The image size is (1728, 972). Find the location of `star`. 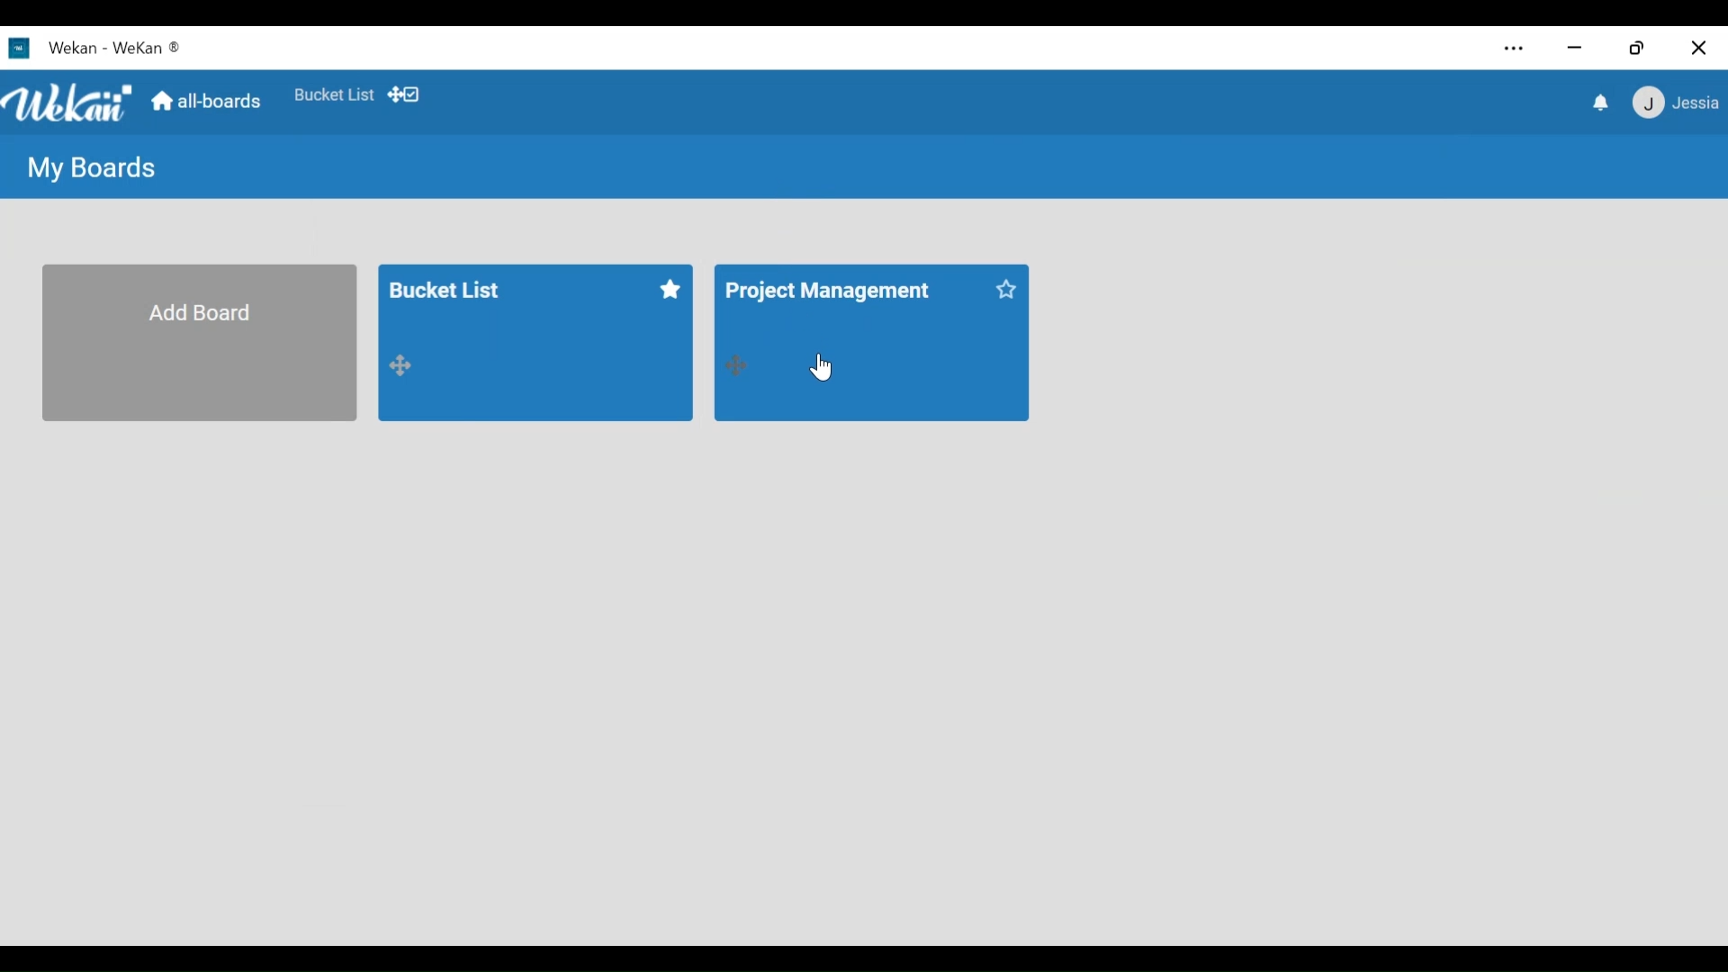

star is located at coordinates (668, 291).